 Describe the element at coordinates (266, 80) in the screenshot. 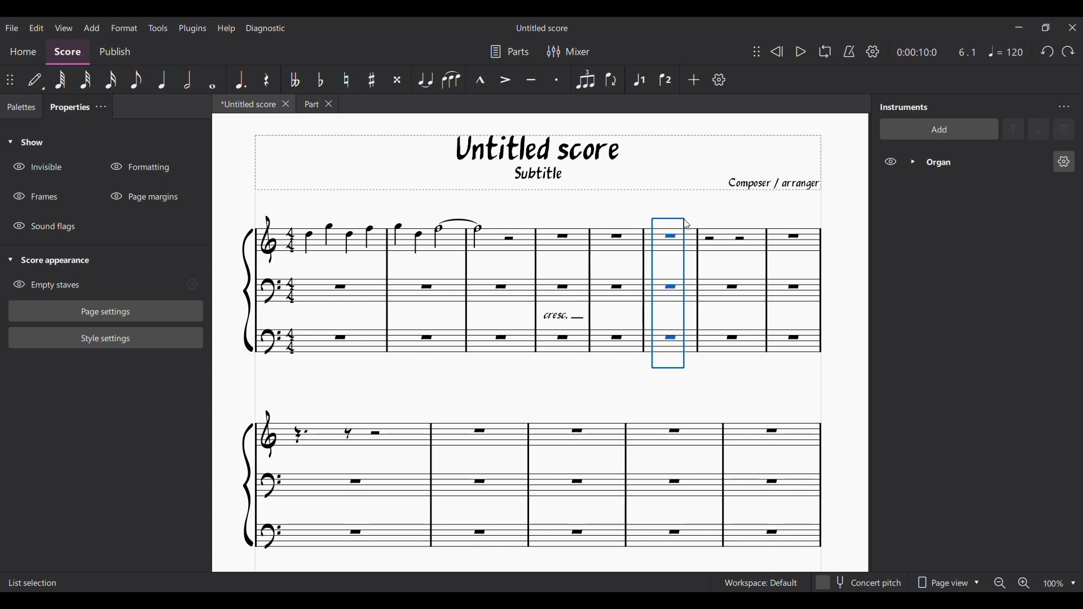

I see `Rest` at that location.